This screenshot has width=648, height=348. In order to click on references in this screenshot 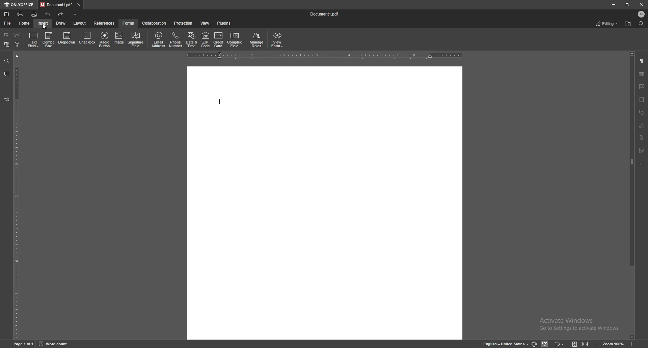, I will do `click(104, 23)`.